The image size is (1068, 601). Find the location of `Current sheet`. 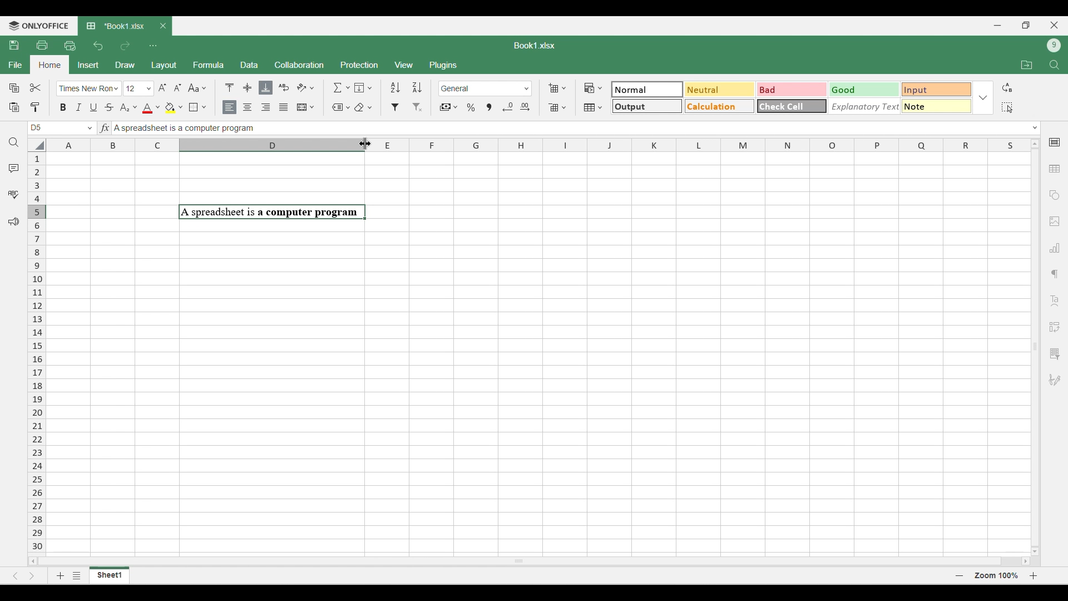

Current sheet is located at coordinates (117, 26).